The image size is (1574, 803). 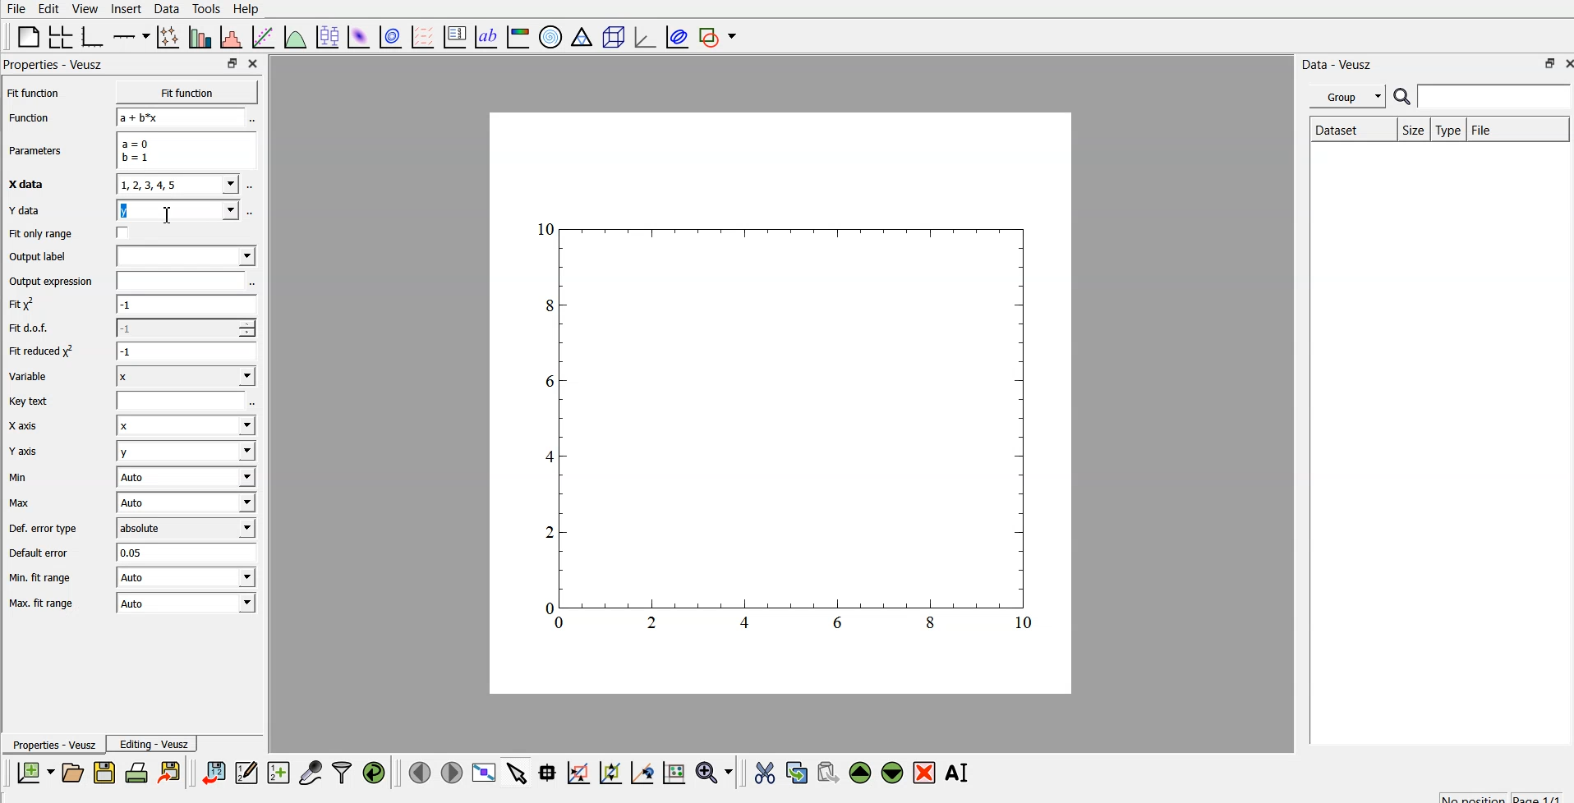 I want to click on cursor, so click(x=169, y=214).